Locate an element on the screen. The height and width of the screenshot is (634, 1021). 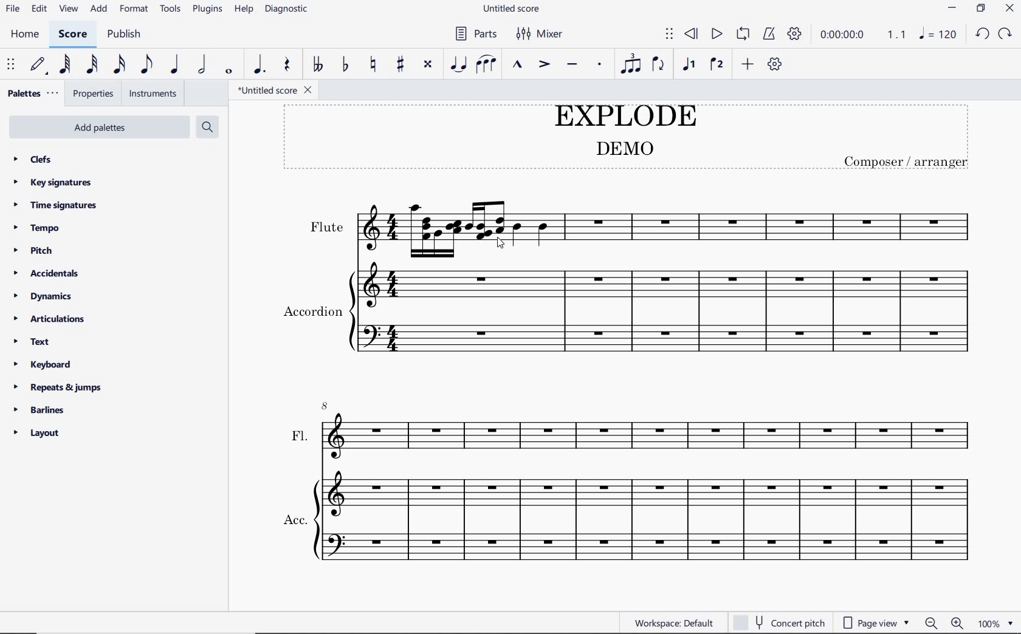
tie is located at coordinates (458, 63).